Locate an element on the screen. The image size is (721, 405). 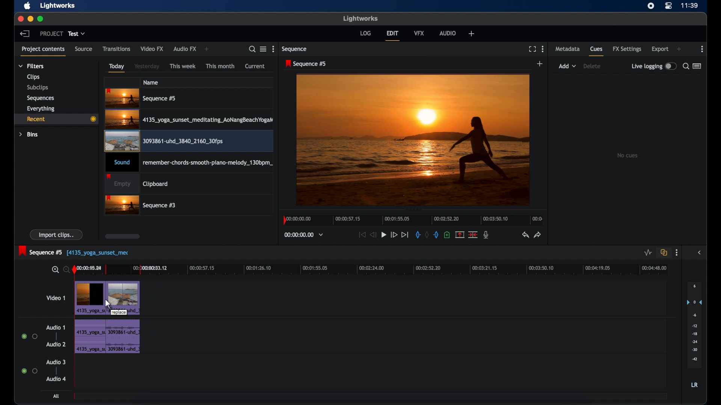
audio clip is located at coordinates (188, 163).